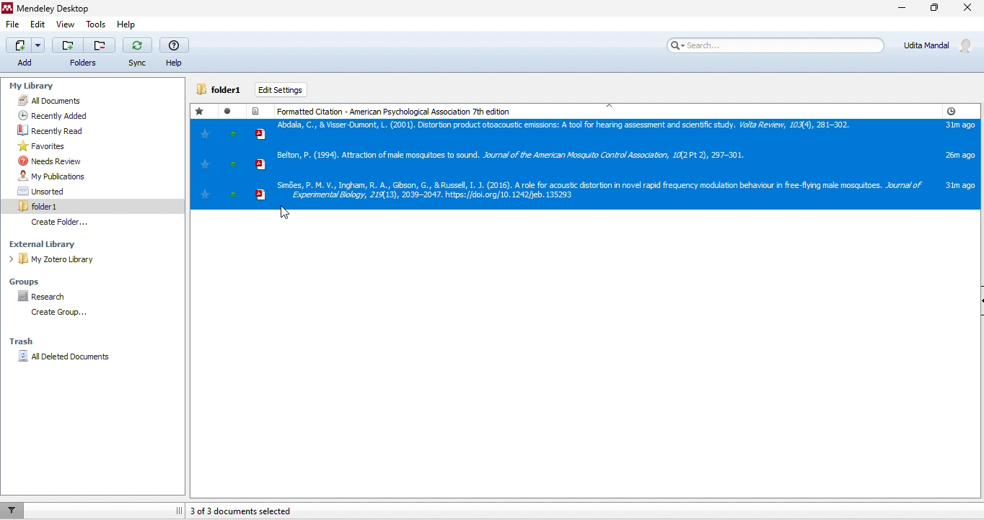 The image size is (984, 520). What do you see at coordinates (23, 52) in the screenshot?
I see `add` at bounding box center [23, 52].